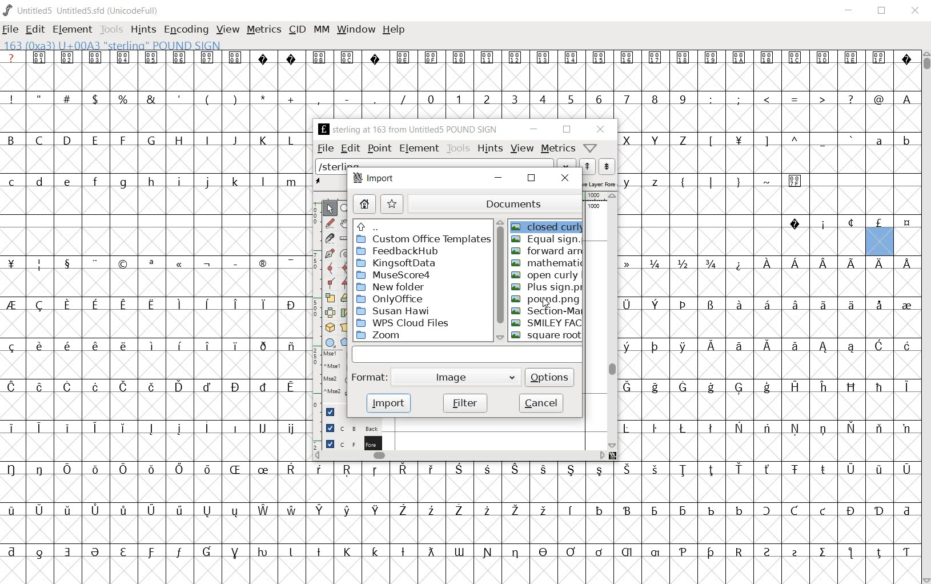 This screenshot has height=584, width=931. I want to click on Symbol, so click(852, 349).